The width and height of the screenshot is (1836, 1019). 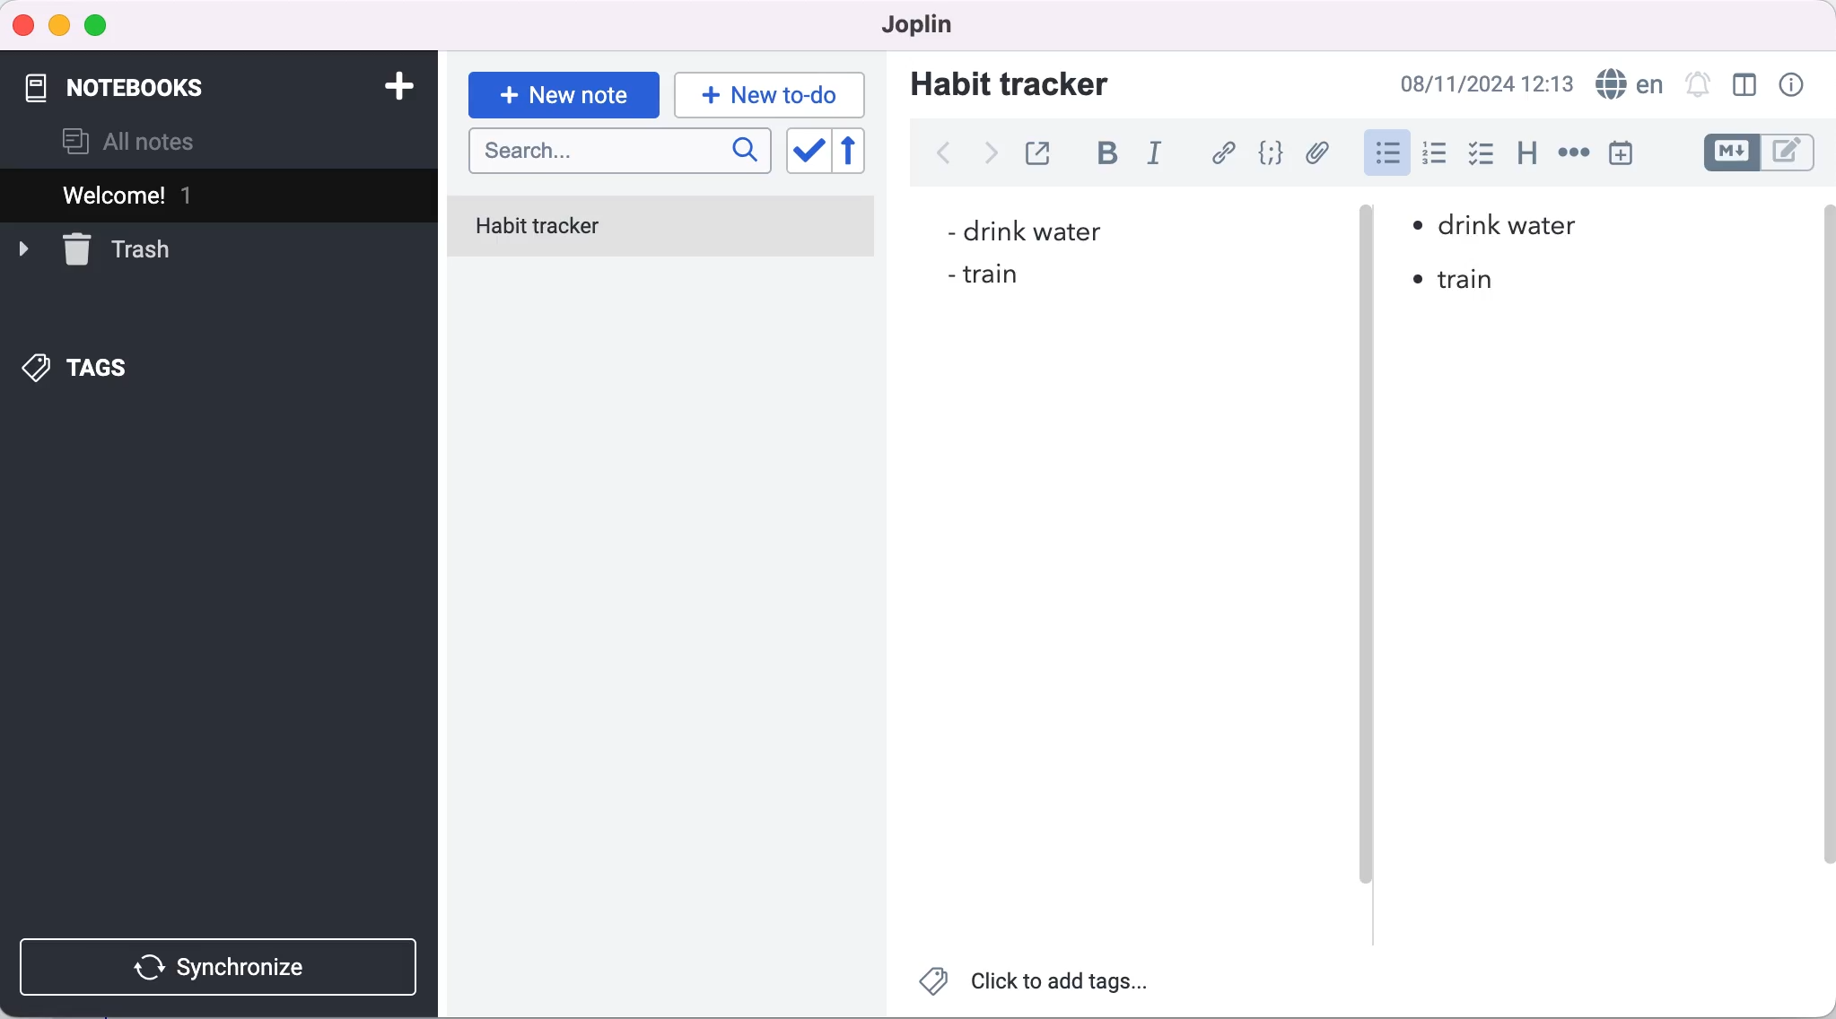 I want to click on all notes, so click(x=129, y=142).